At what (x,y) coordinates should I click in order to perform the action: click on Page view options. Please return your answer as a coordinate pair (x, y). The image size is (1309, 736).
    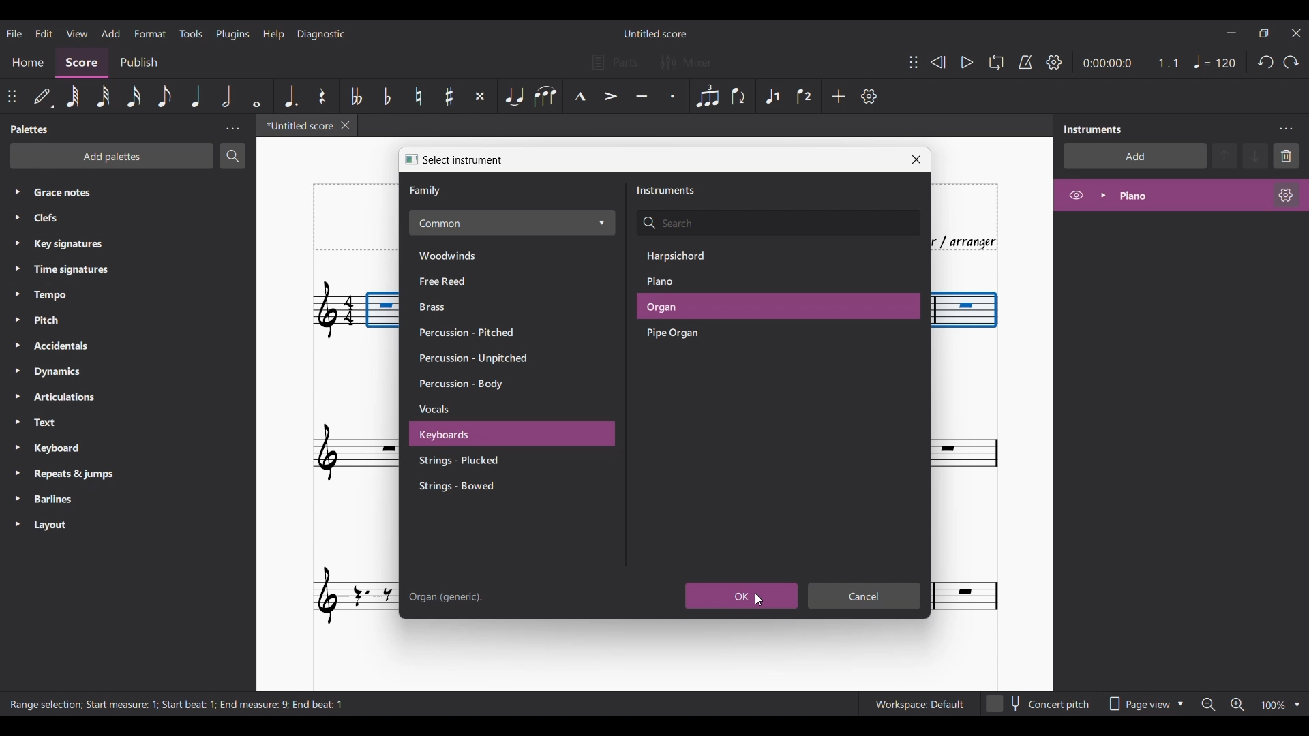
    Looking at the image, I should click on (1145, 704).